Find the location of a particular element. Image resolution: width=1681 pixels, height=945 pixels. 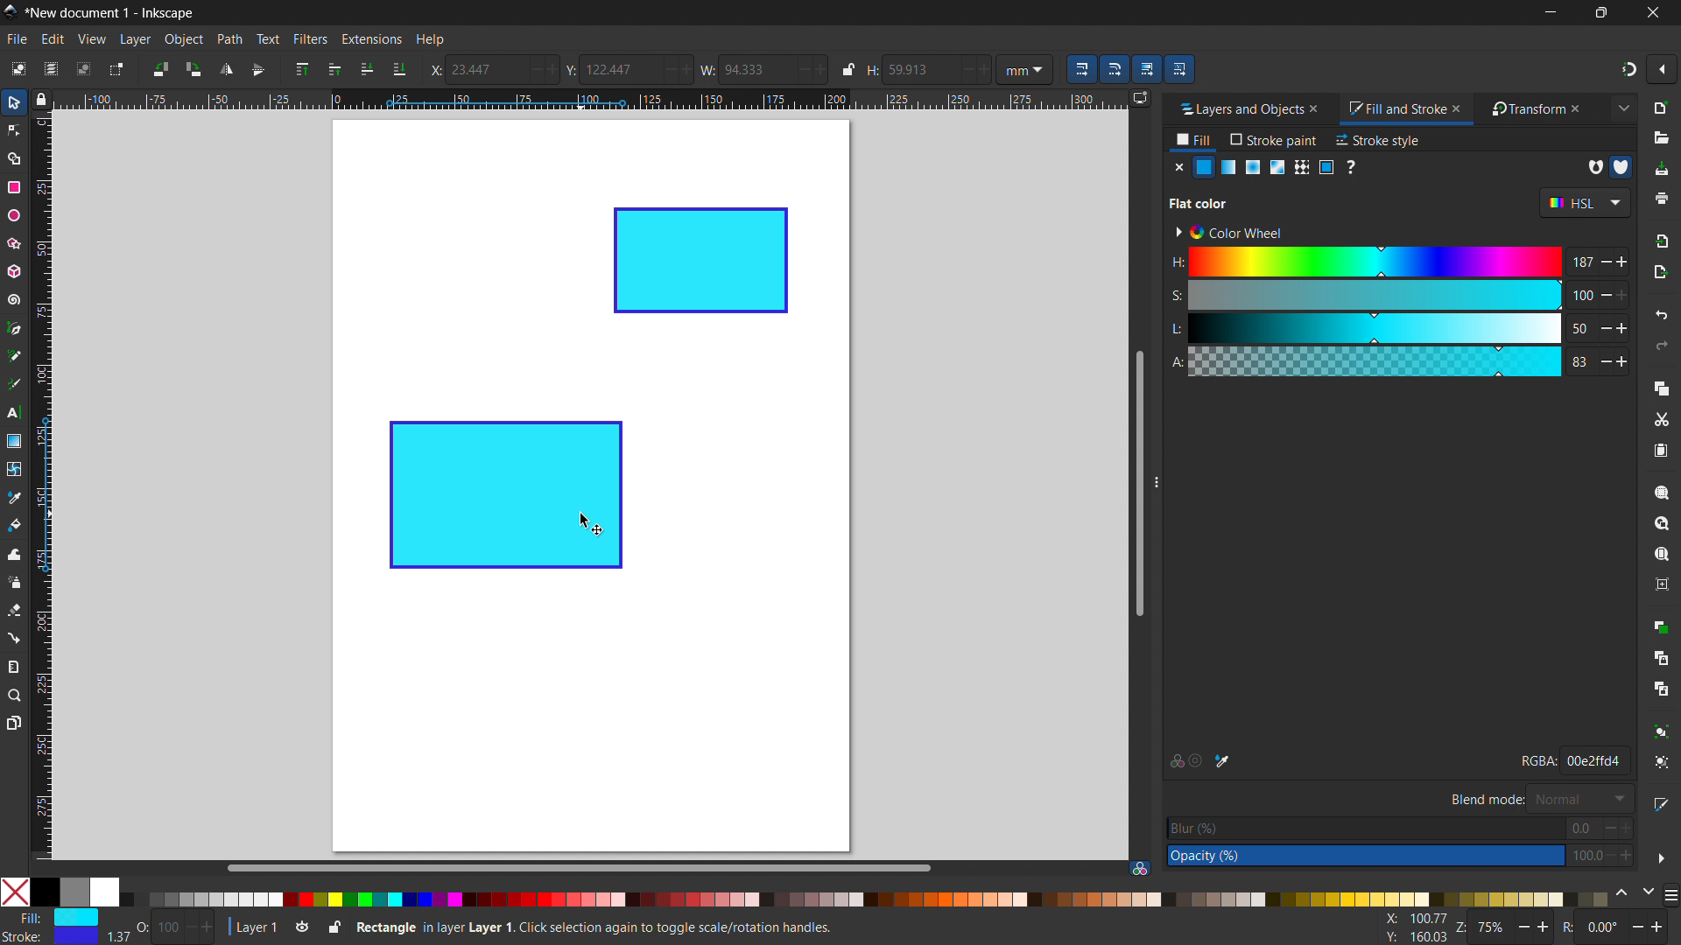

minimize is located at coordinates (1548, 12).